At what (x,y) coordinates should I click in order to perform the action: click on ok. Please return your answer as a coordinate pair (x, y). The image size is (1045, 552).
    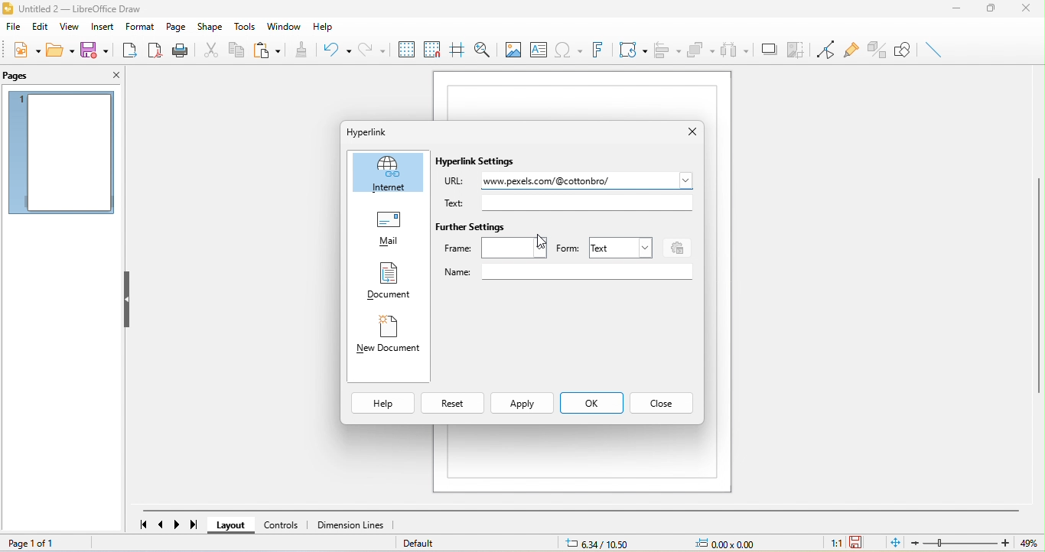
    Looking at the image, I should click on (593, 402).